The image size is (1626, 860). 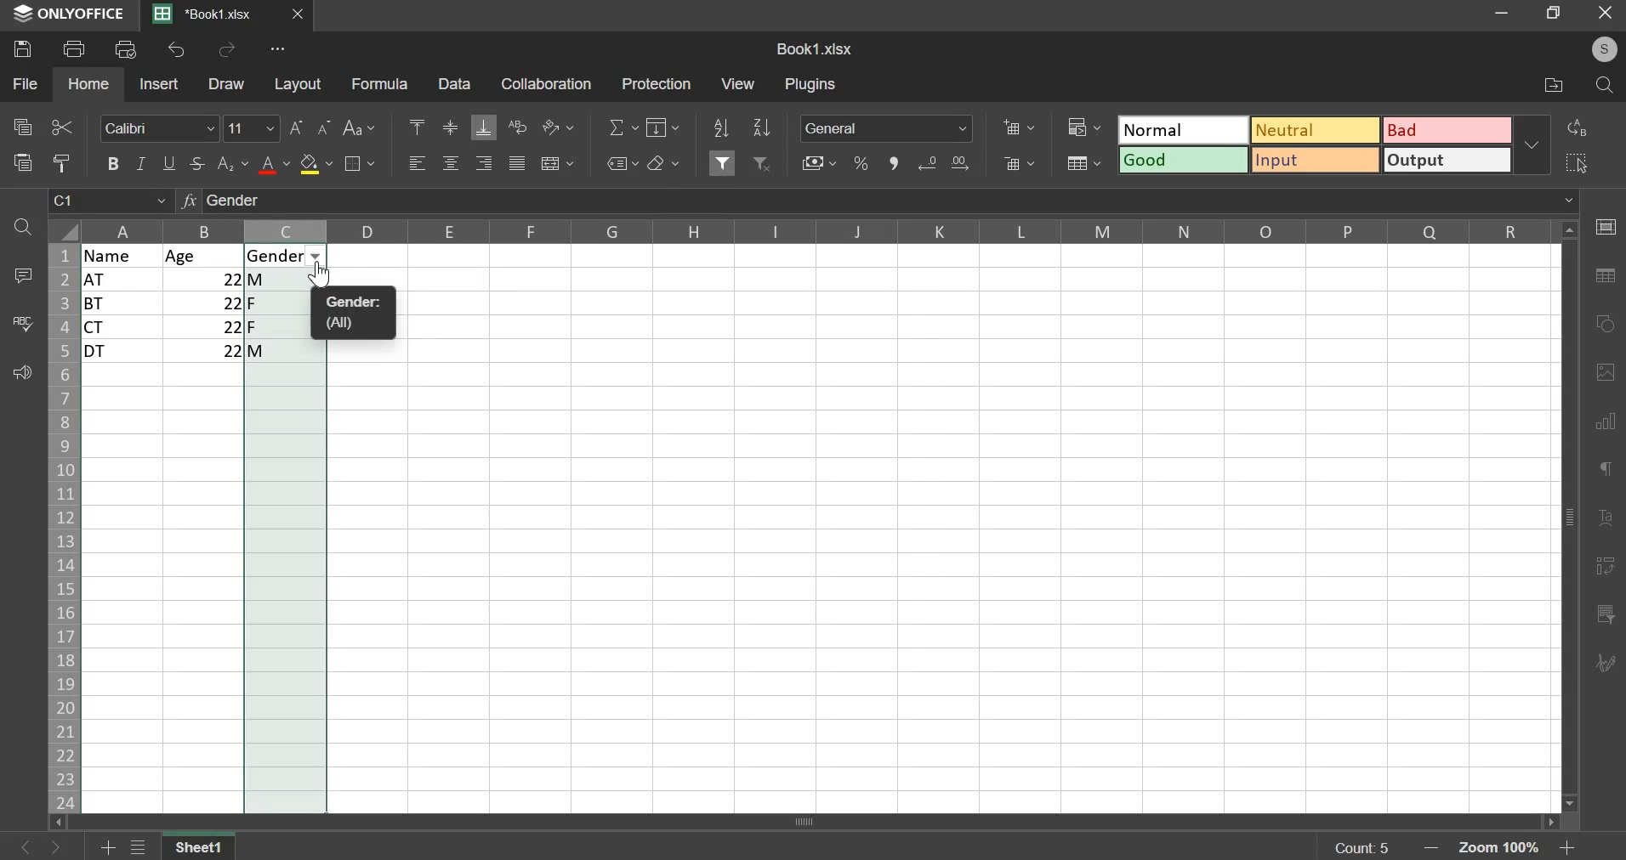 What do you see at coordinates (1604, 665) in the screenshot?
I see `signature` at bounding box center [1604, 665].